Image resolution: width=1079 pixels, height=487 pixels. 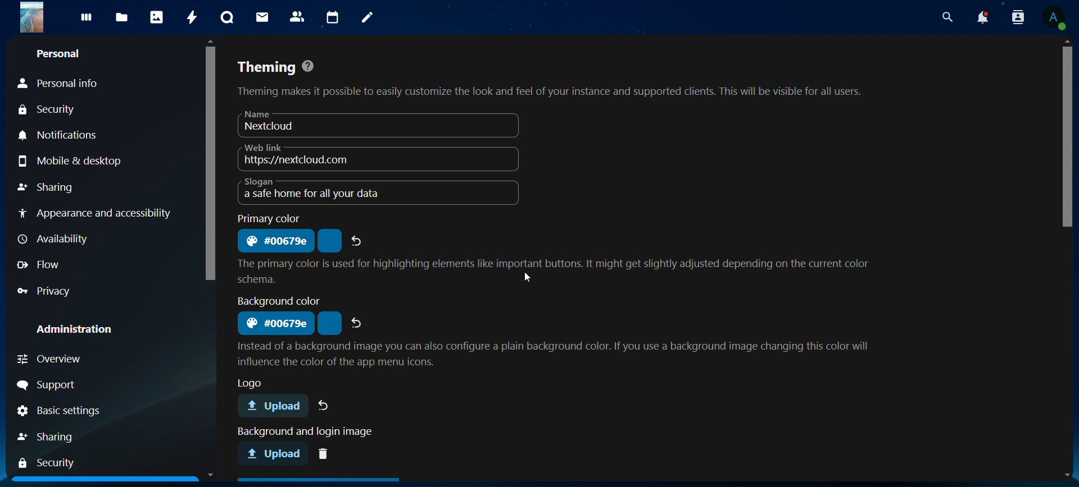 I want to click on administration, so click(x=83, y=325).